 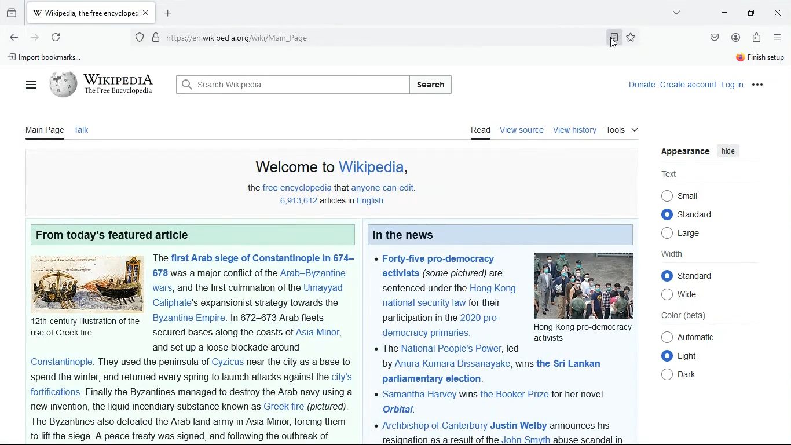 What do you see at coordinates (778, 13) in the screenshot?
I see `close` at bounding box center [778, 13].